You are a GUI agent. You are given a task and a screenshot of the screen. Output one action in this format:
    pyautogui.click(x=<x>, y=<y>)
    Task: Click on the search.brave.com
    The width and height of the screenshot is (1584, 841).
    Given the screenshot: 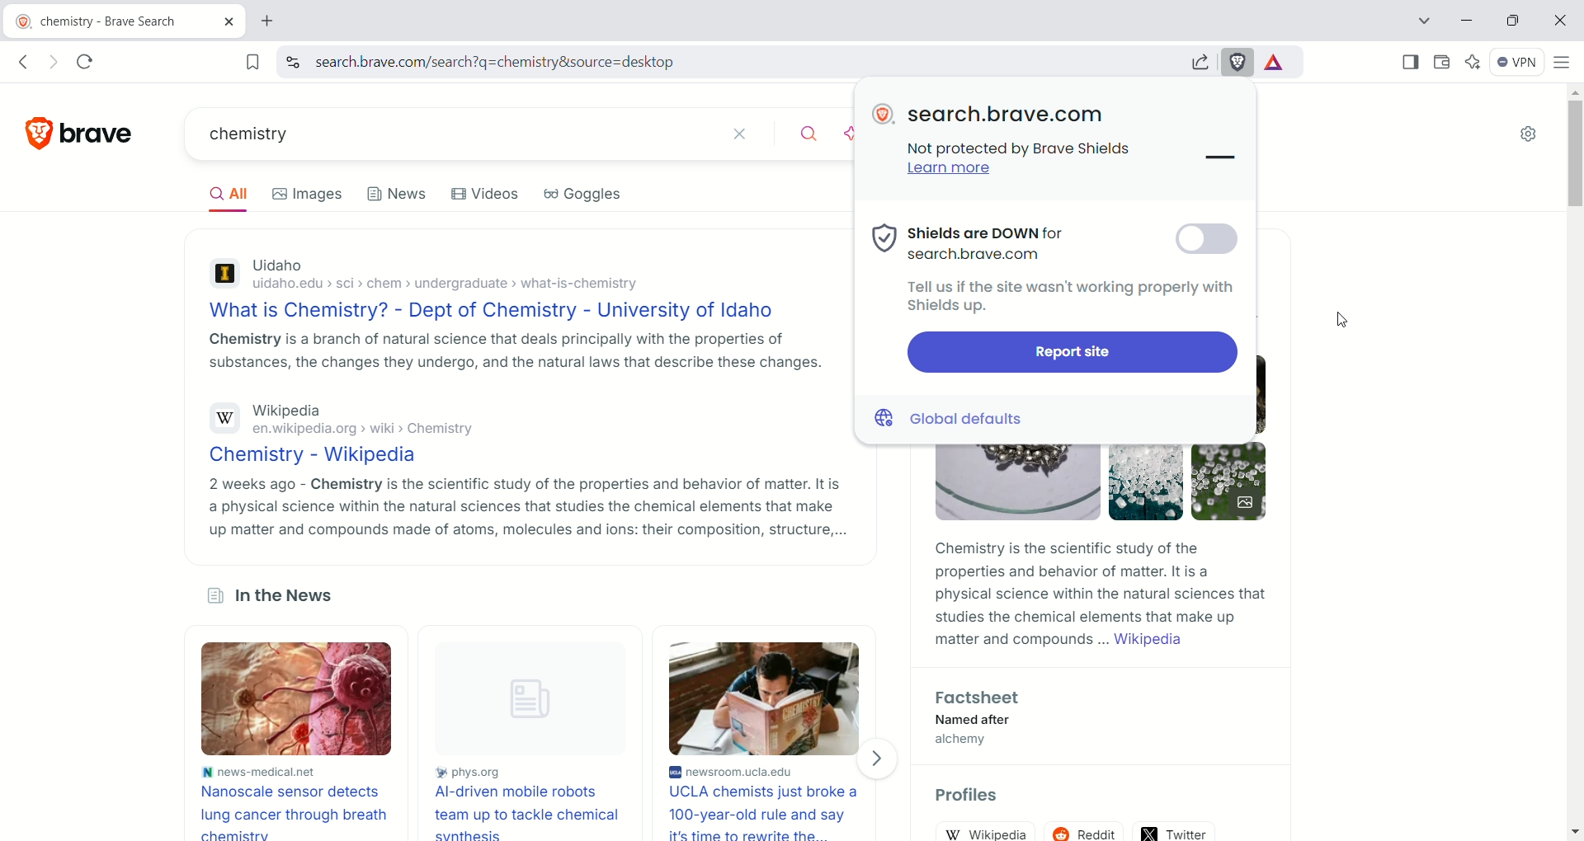 What is the action you would take?
    pyautogui.click(x=1007, y=115)
    